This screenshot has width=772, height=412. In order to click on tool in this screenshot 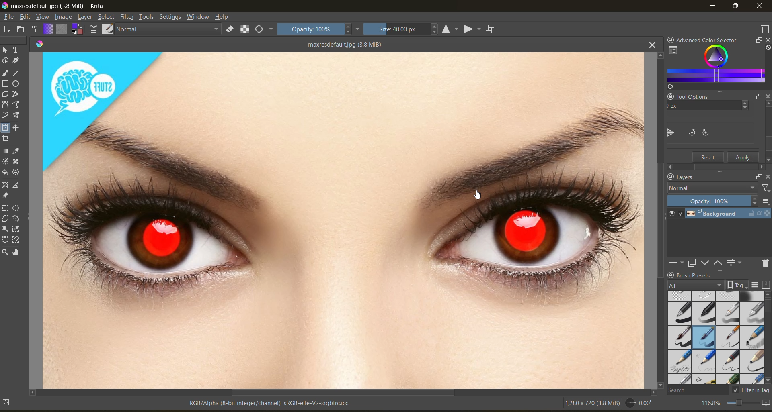, I will do `click(17, 240)`.